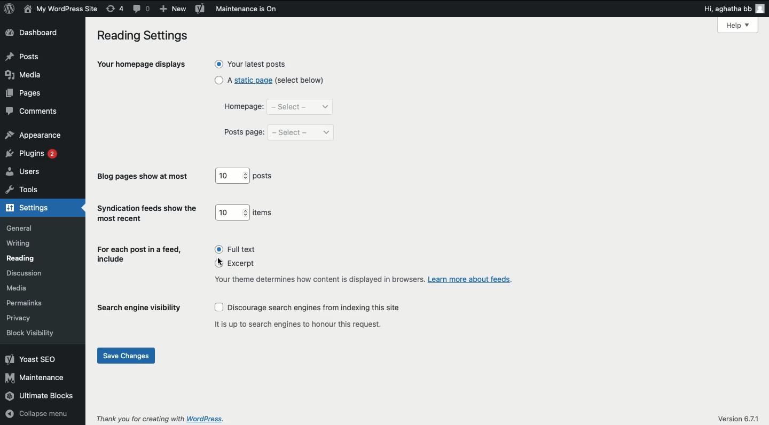 The width and height of the screenshot is (769, 425). I want to click on a static page (select below), so click(271, 80).